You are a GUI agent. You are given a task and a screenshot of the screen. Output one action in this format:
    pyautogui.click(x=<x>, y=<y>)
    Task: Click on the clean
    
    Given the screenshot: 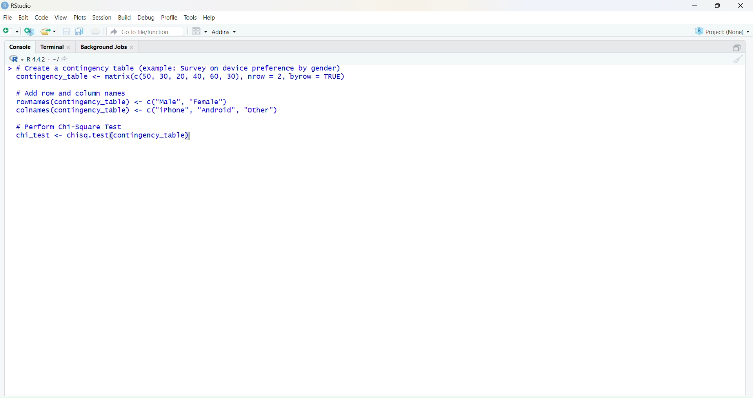 What is the action you would take?
    pyautogui.click(x=739, y=59)
    